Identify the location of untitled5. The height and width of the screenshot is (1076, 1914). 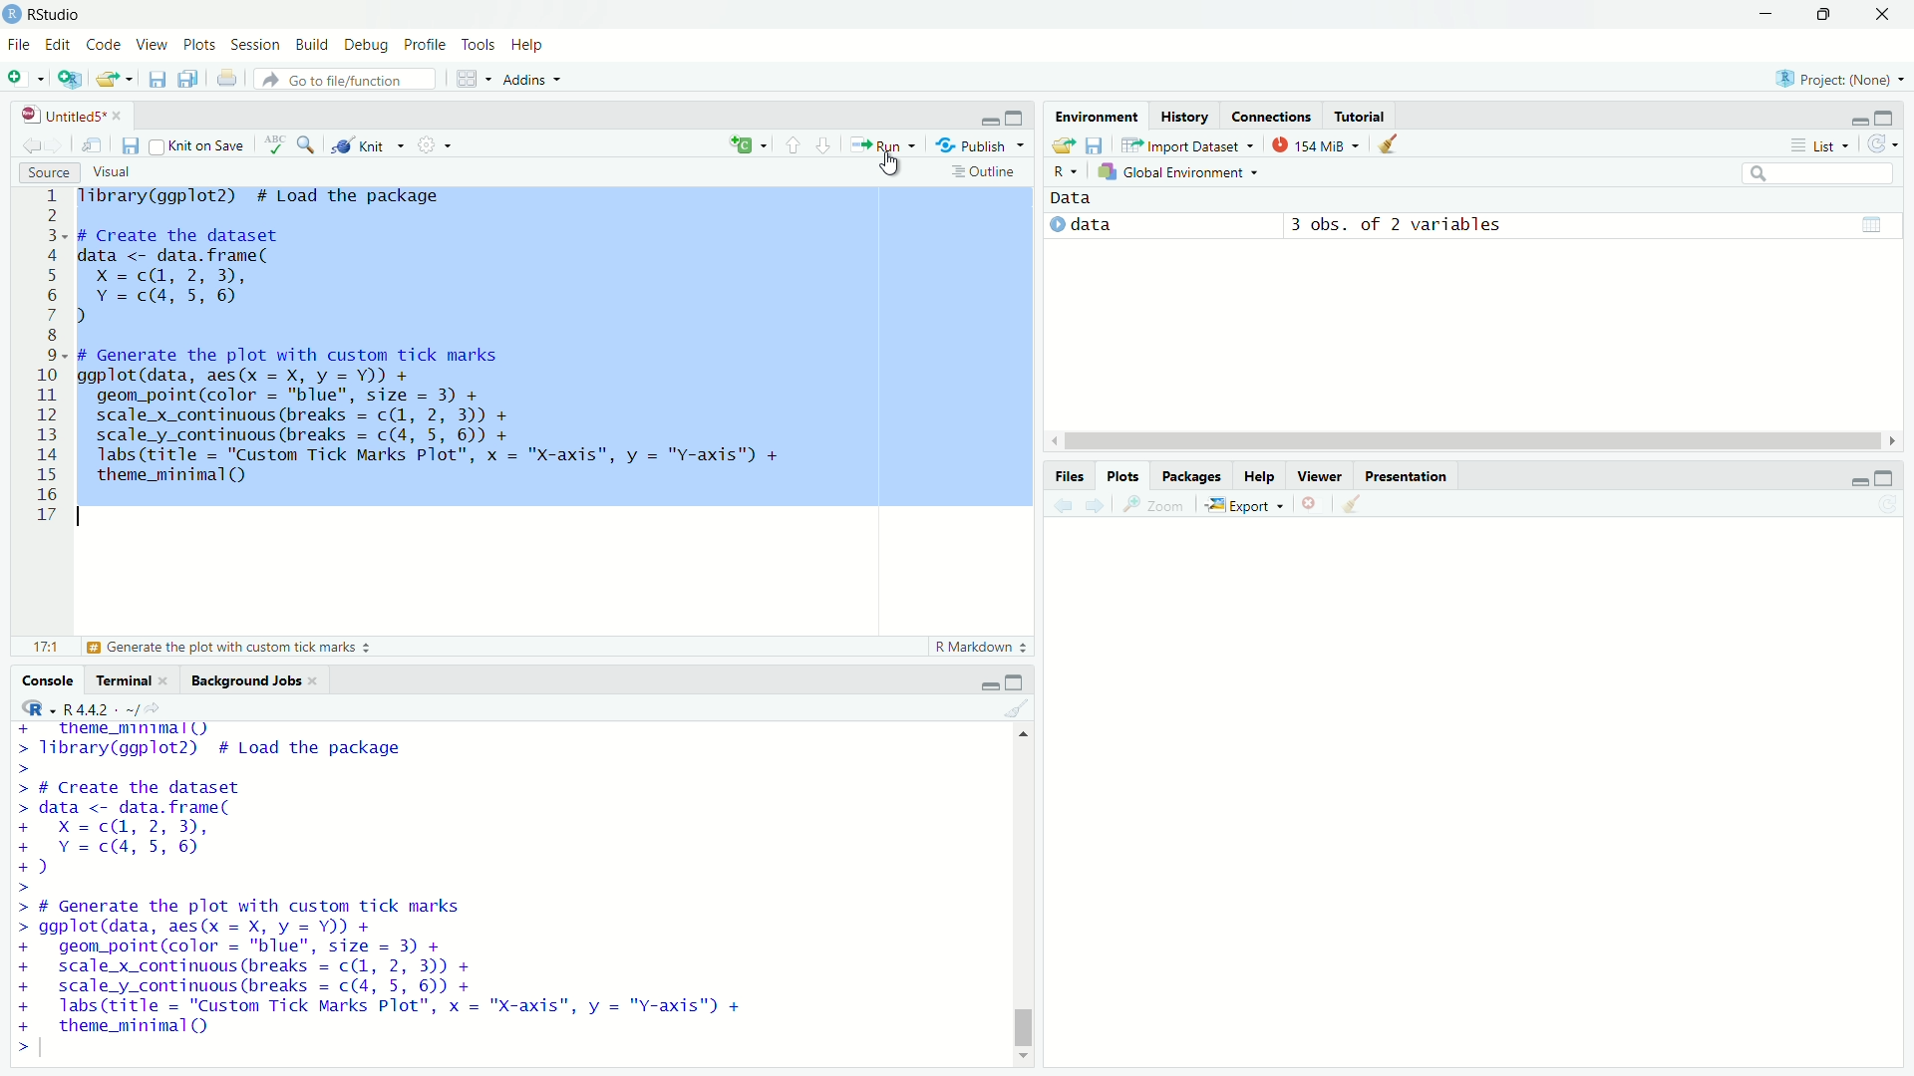
(52, 115).